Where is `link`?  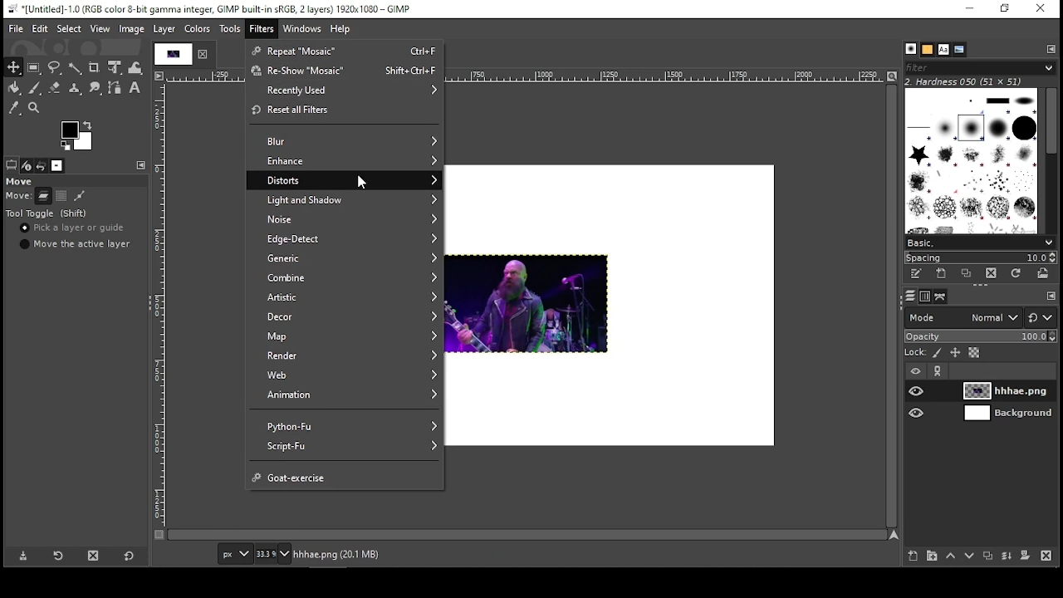 link is located at coordinates (939, 371).